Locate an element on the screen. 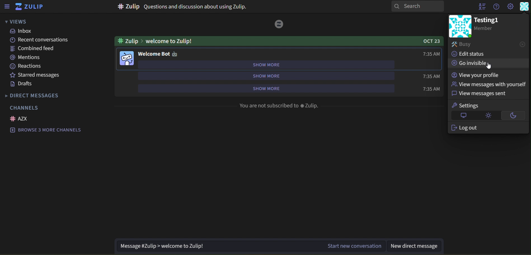 This screenshot has height=255, width=531. starred messages is located at coordinates (43, 75).